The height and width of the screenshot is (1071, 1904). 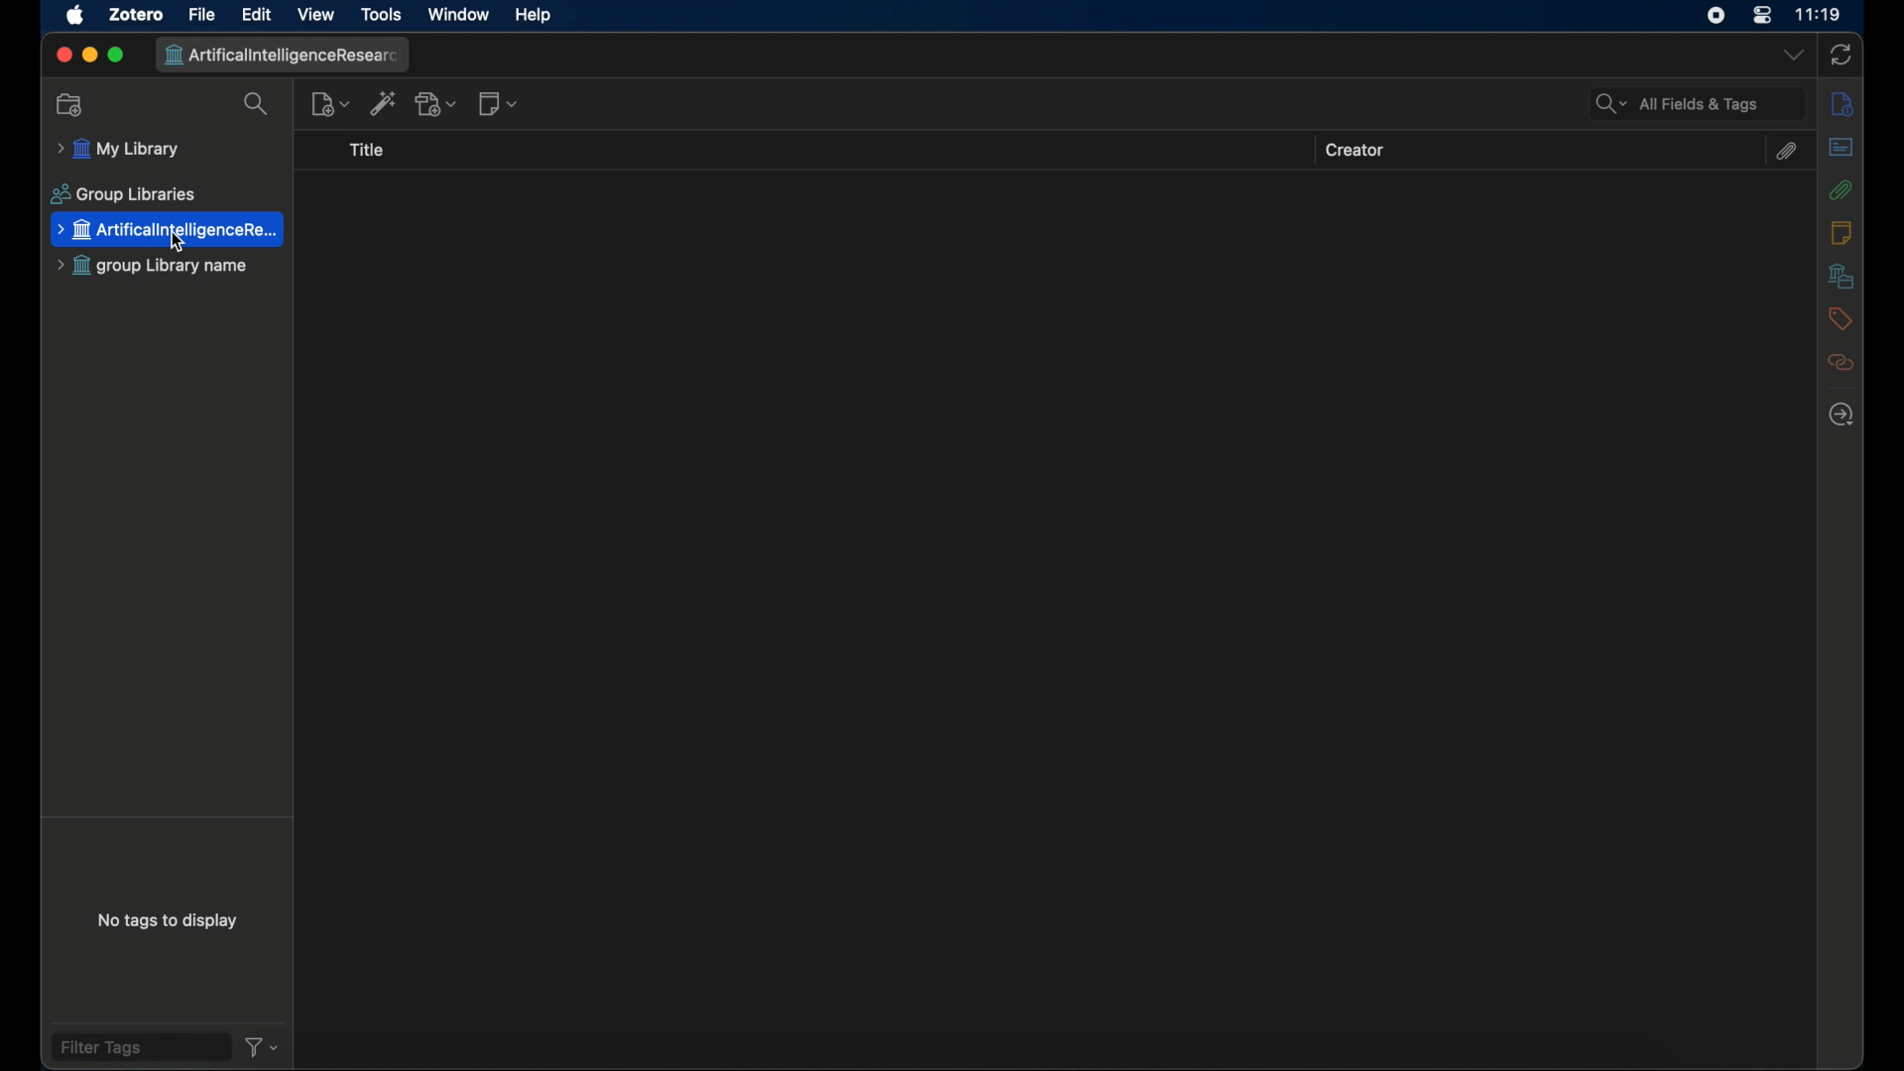 What do you see at coordinates (71, 106) in the screenshot?
I see `new collection` at bounding box center [71, 106].